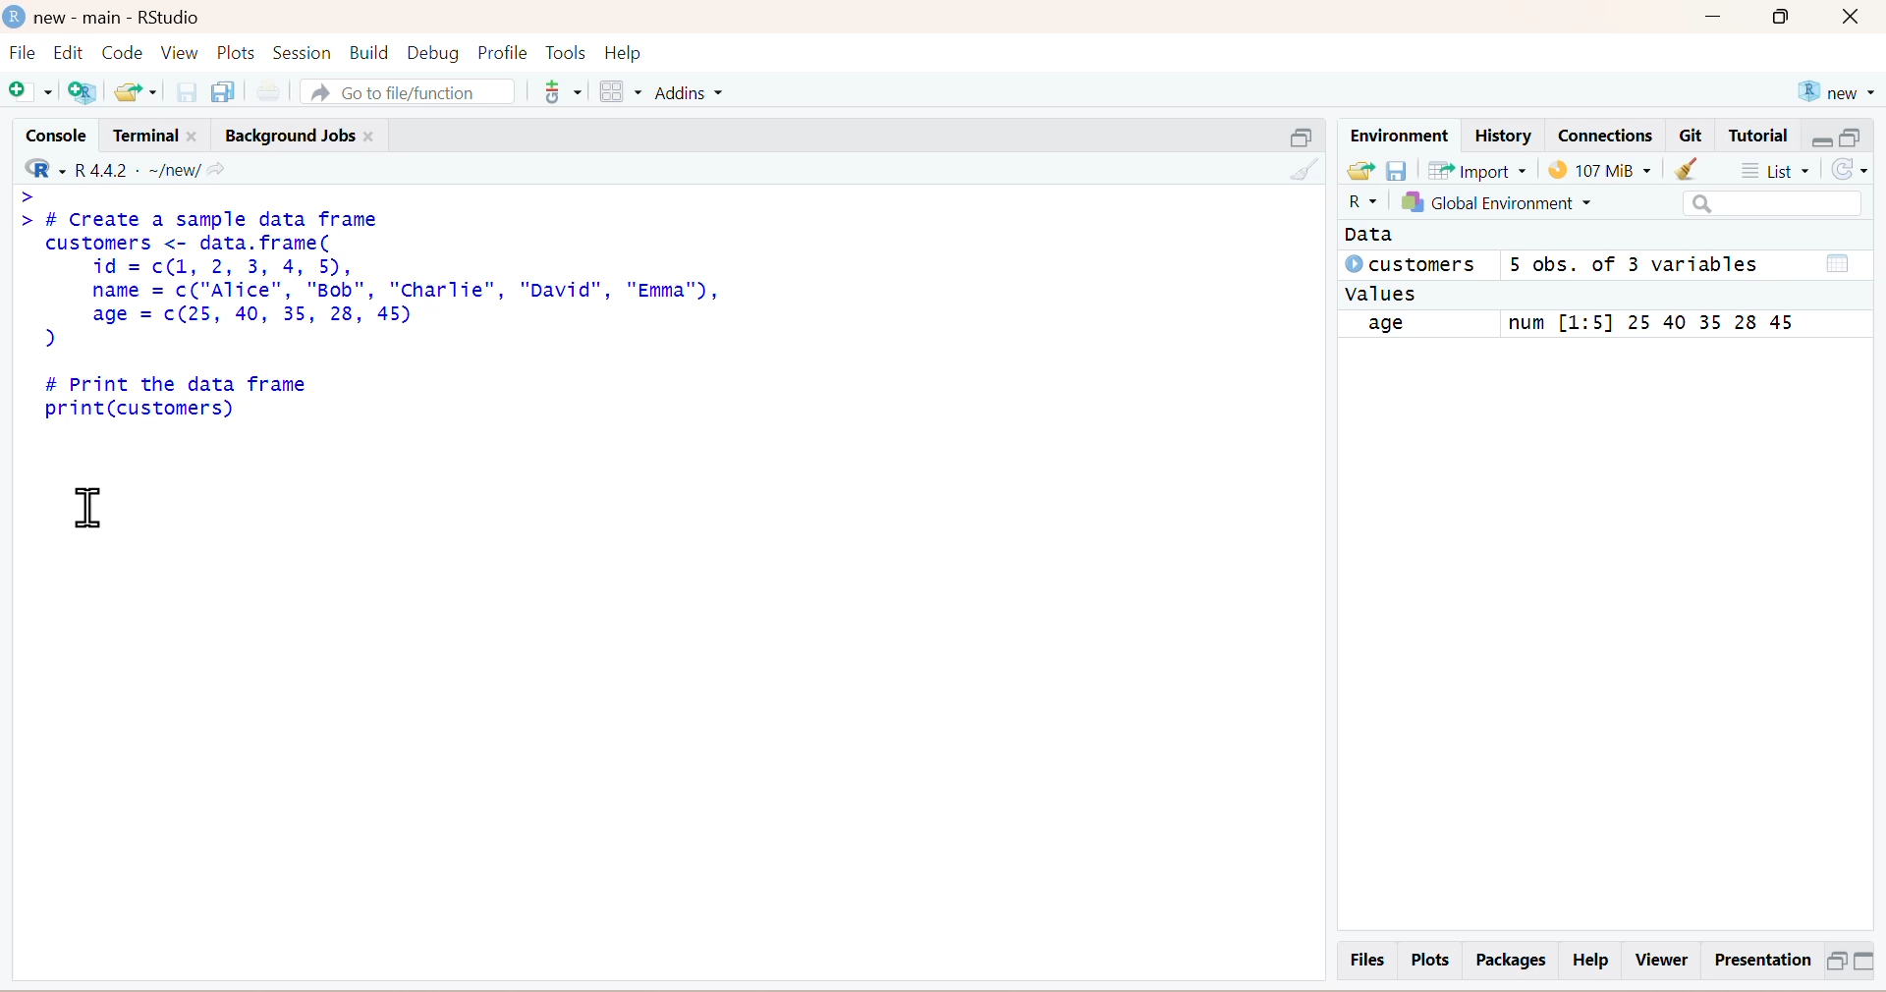 This screenshot has width=1886, height=992. Describe the element at coordinates (1502, 135) in the screenshot. I see `History` at that location.